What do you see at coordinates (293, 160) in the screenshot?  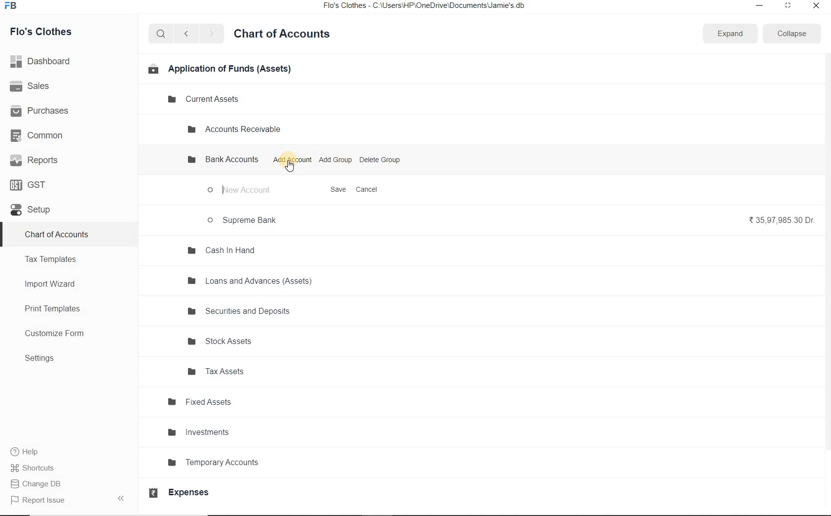 I see `Add Account` at bounding box center [293, 160].